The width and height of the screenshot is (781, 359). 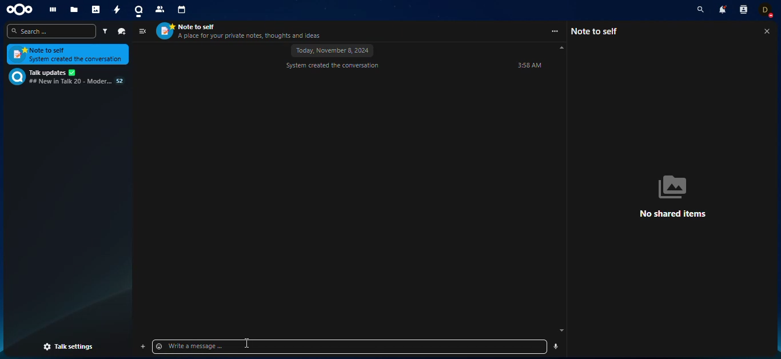 What do you see at coordinates (74, 10) in the screenshot?
I see `files` at bounding box center [74, 10].